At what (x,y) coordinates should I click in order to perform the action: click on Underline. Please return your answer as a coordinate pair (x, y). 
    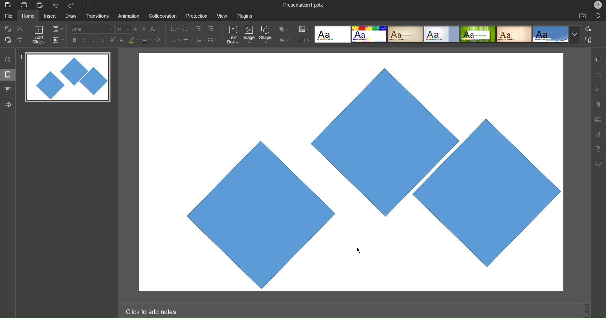
    Looking at the image, I should click on (94, 40).